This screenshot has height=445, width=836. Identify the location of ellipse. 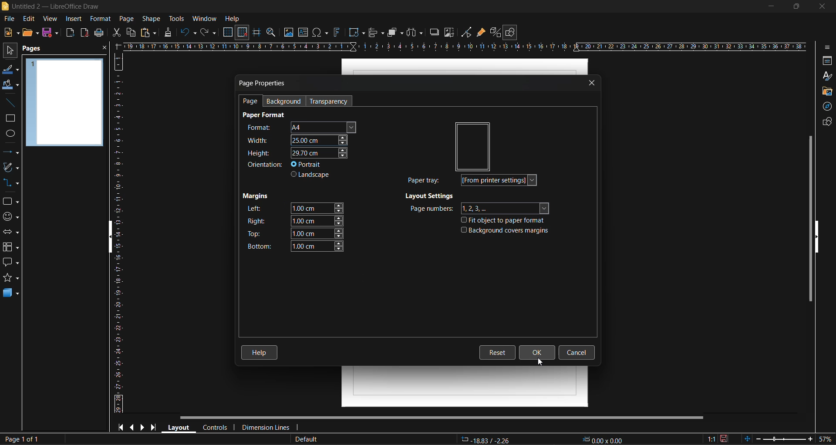
(10, 135).